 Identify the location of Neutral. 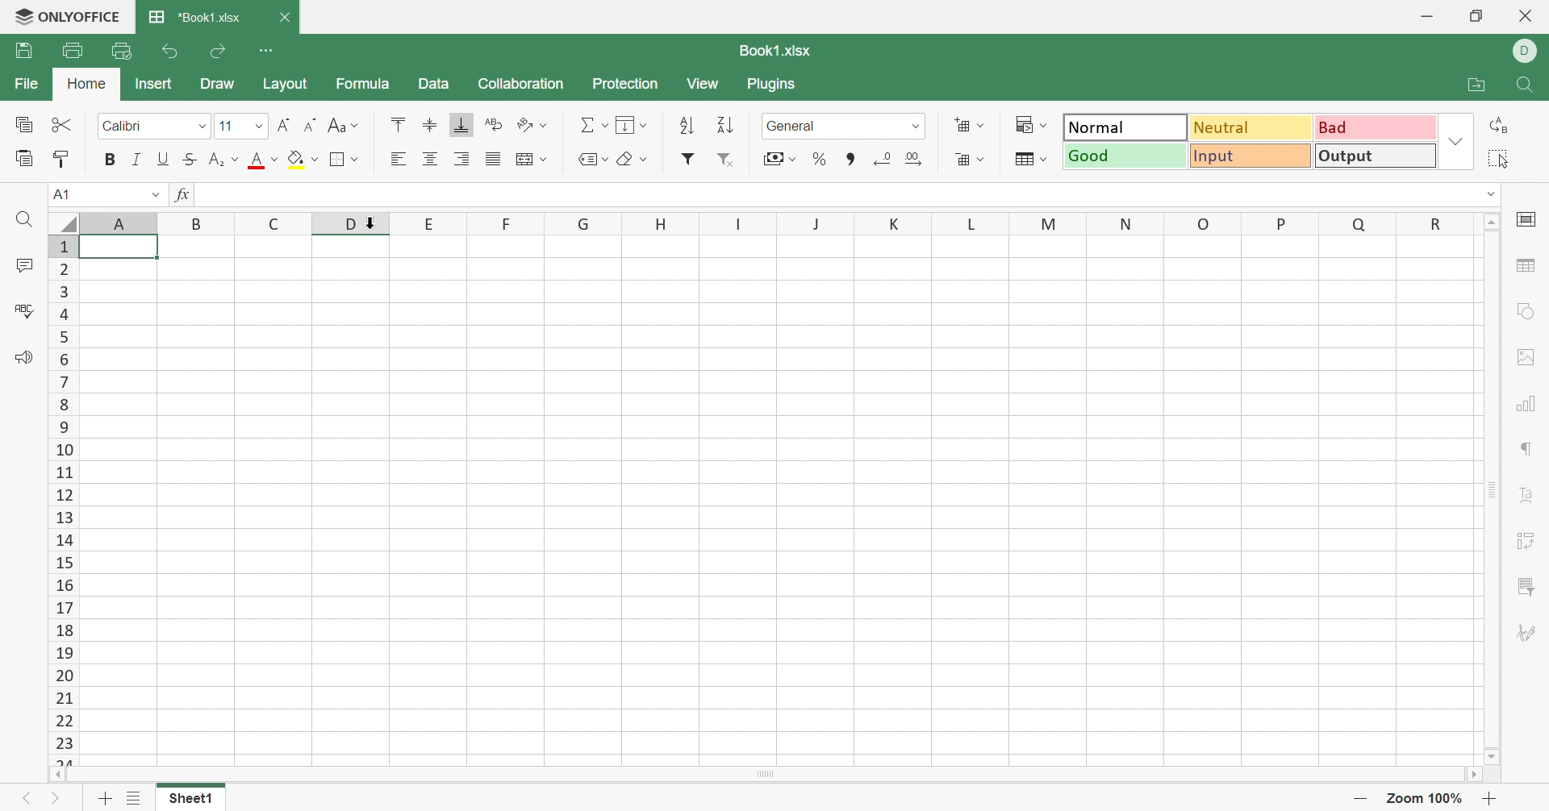
(1252, 129).